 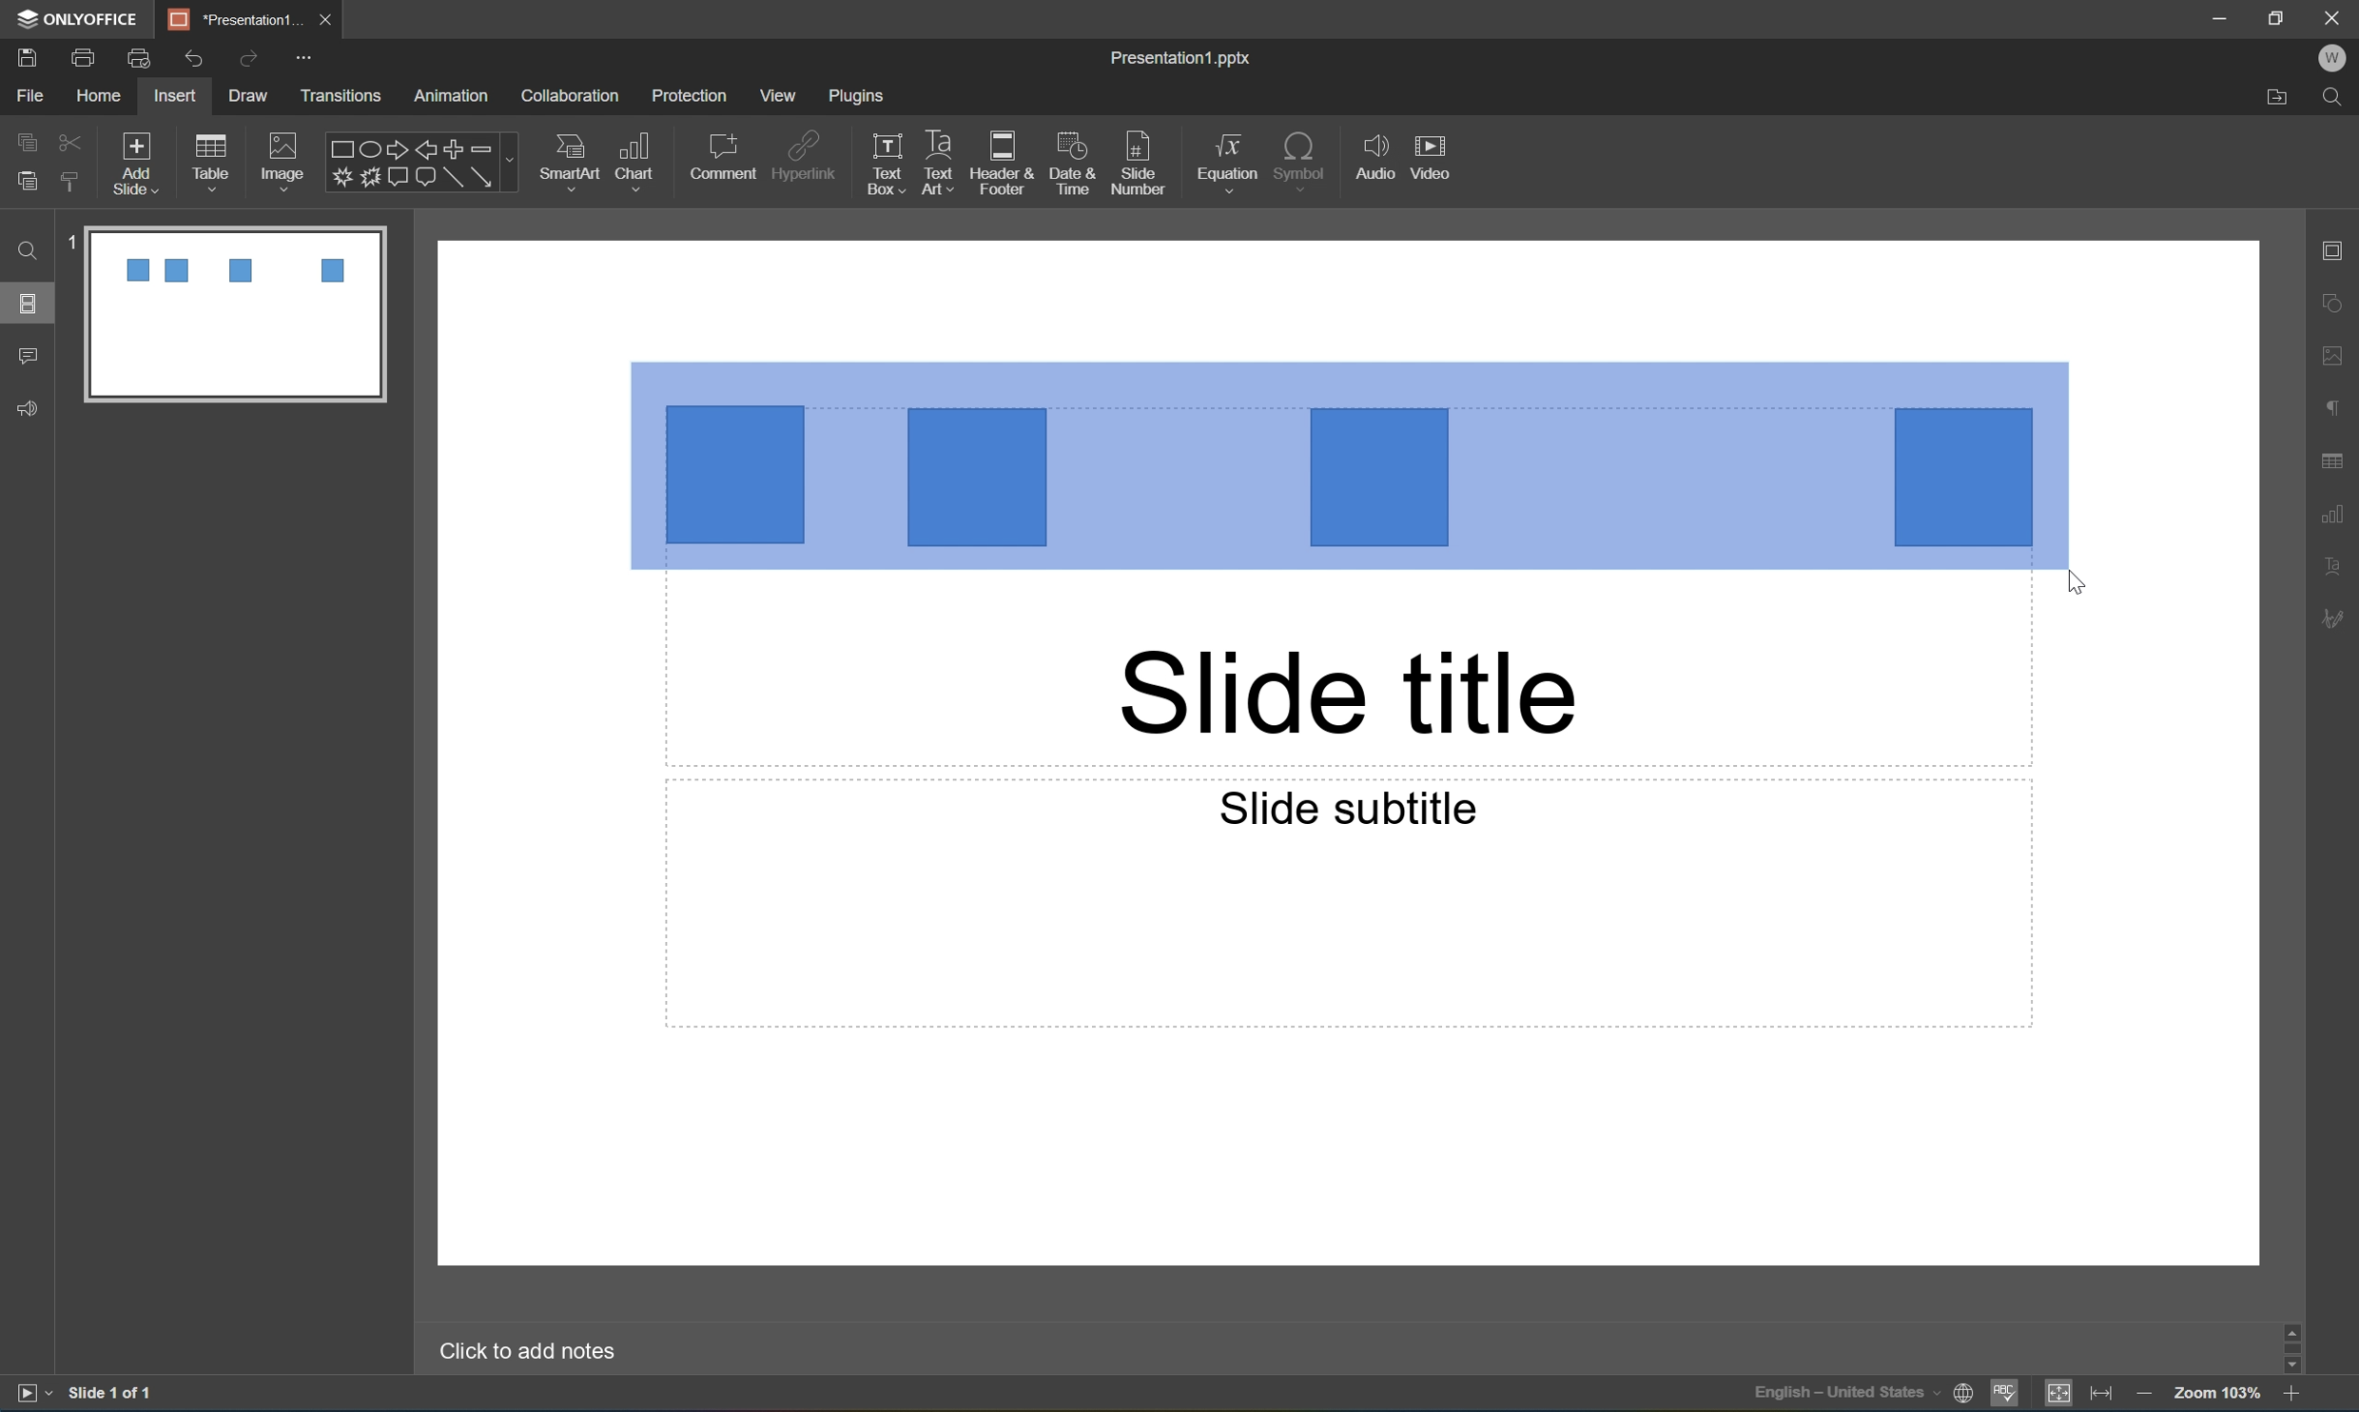 What do you see at coordinates (29, 252) in the screenshot?
I see `Find` at bounding box center [29, 252].